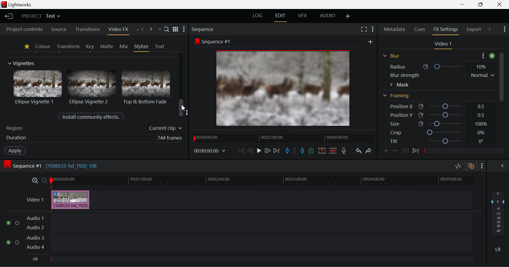 The image size is (509, 267). What do you see at coordinates (437, 133) in the screenshot?
I see `Crop` at bounding box center [437, 133].